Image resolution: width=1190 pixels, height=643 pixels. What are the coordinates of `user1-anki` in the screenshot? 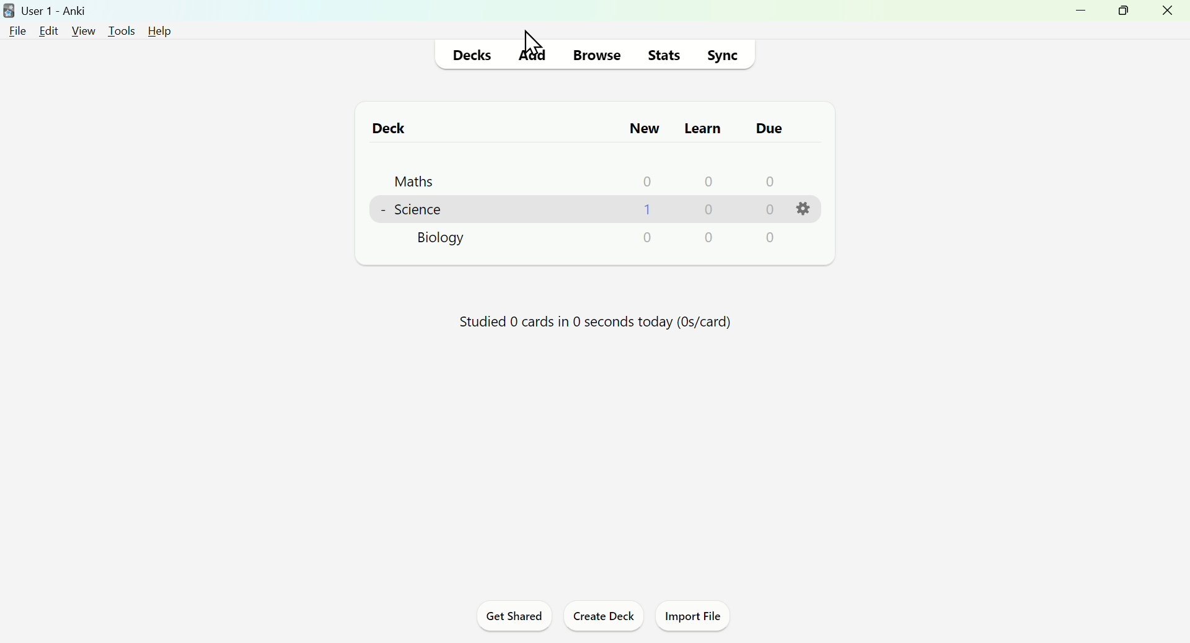 It's located at (46, 10).